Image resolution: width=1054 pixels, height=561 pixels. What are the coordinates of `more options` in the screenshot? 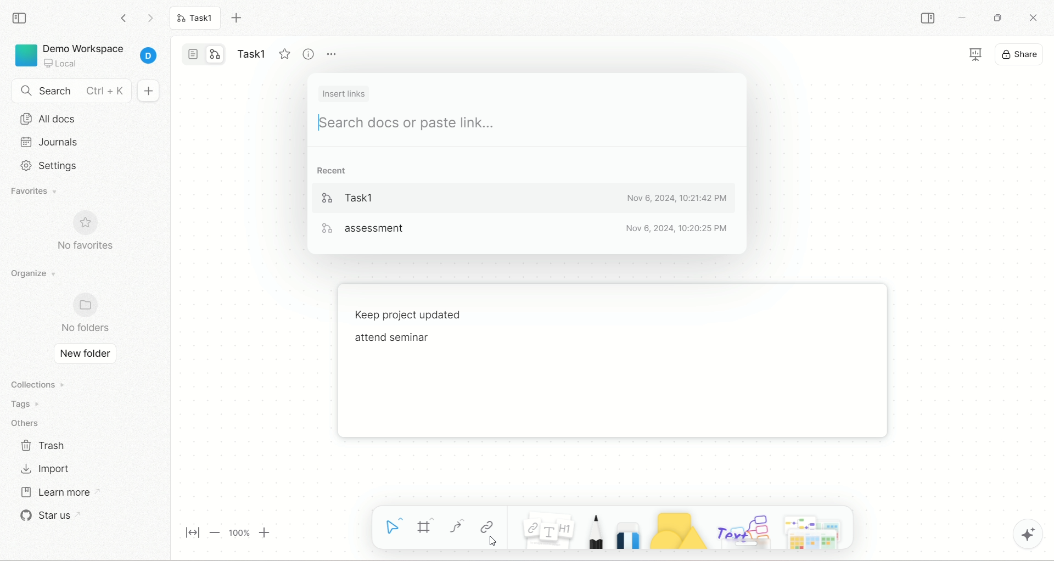 It's located at (334, 57).